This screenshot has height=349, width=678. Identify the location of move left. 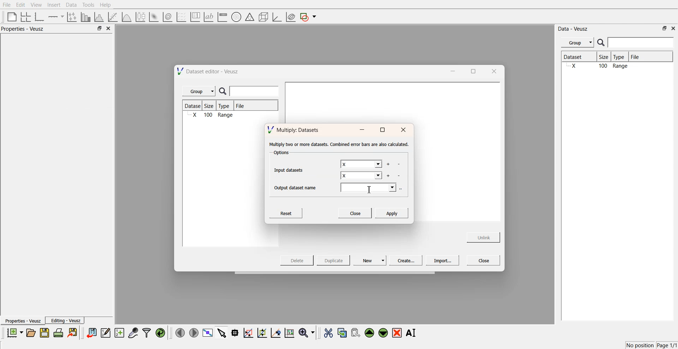
(180, 332).